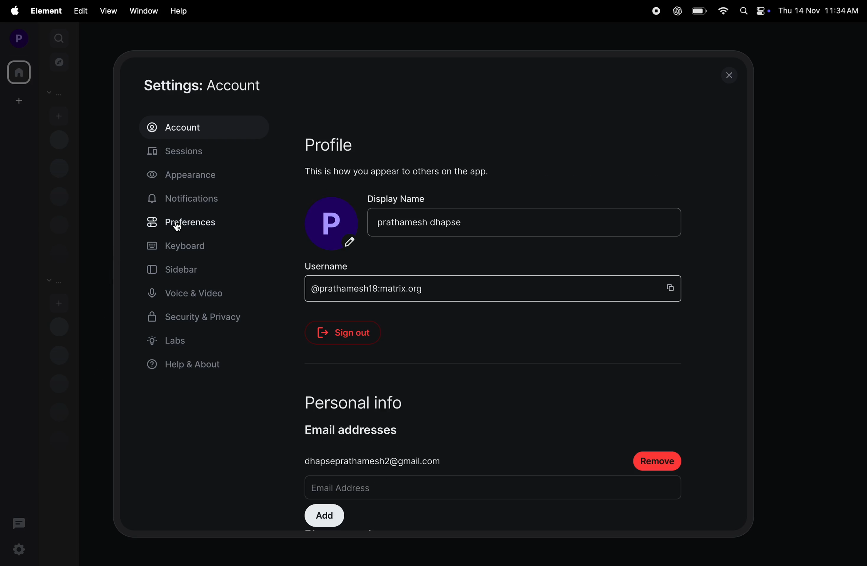 The image size is (867, 566). Describe the element at coordinates (81, 11) in the screenshot. I see `edit` at that location.